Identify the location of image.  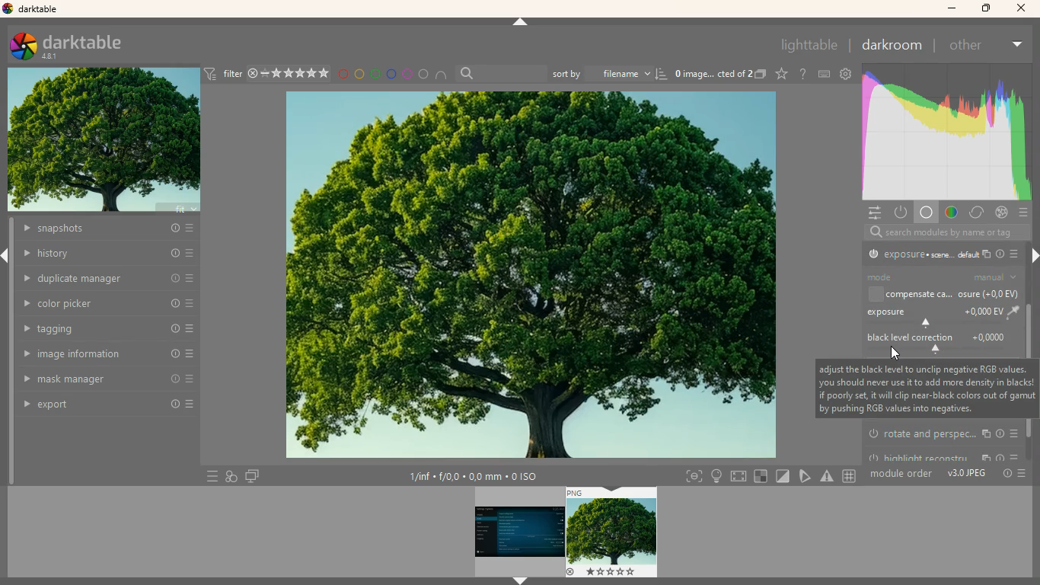
(519, 532).